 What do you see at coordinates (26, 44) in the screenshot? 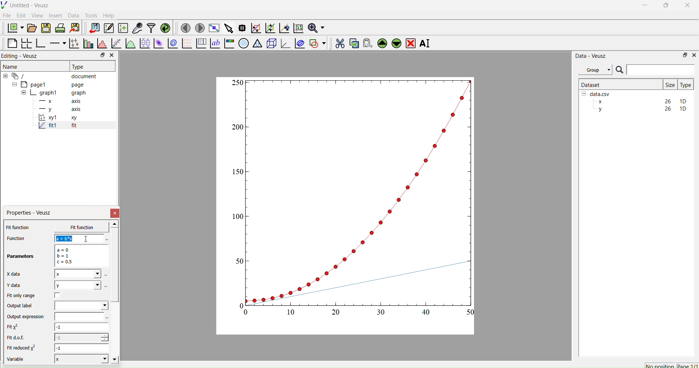
I see `Arrange graphs in grid` at bounding box center [26, 44].